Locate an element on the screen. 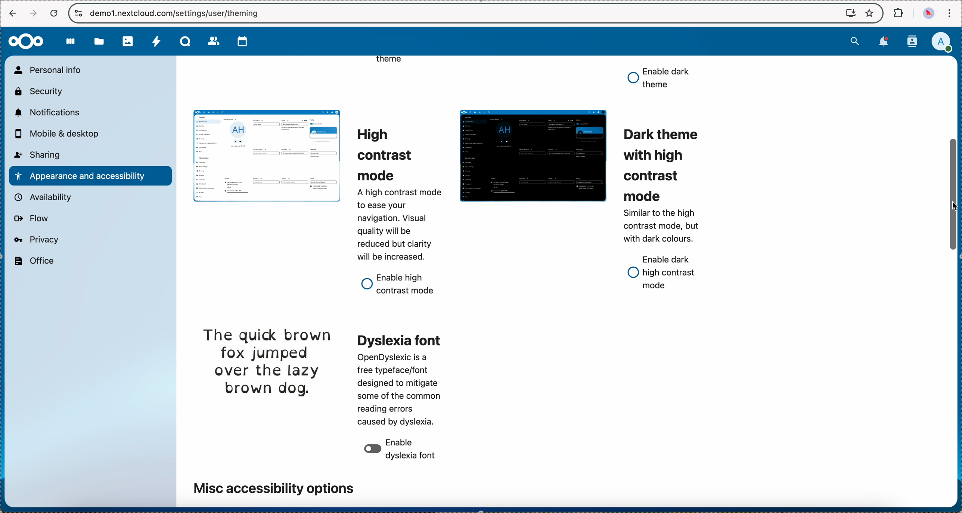 The image size is (962, 513). personal info is located at coordinates (51, 70).